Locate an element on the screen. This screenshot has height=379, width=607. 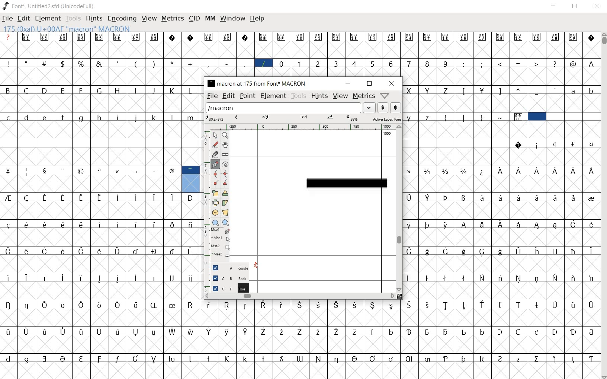
Symbol is located at coordinates (537, 224).